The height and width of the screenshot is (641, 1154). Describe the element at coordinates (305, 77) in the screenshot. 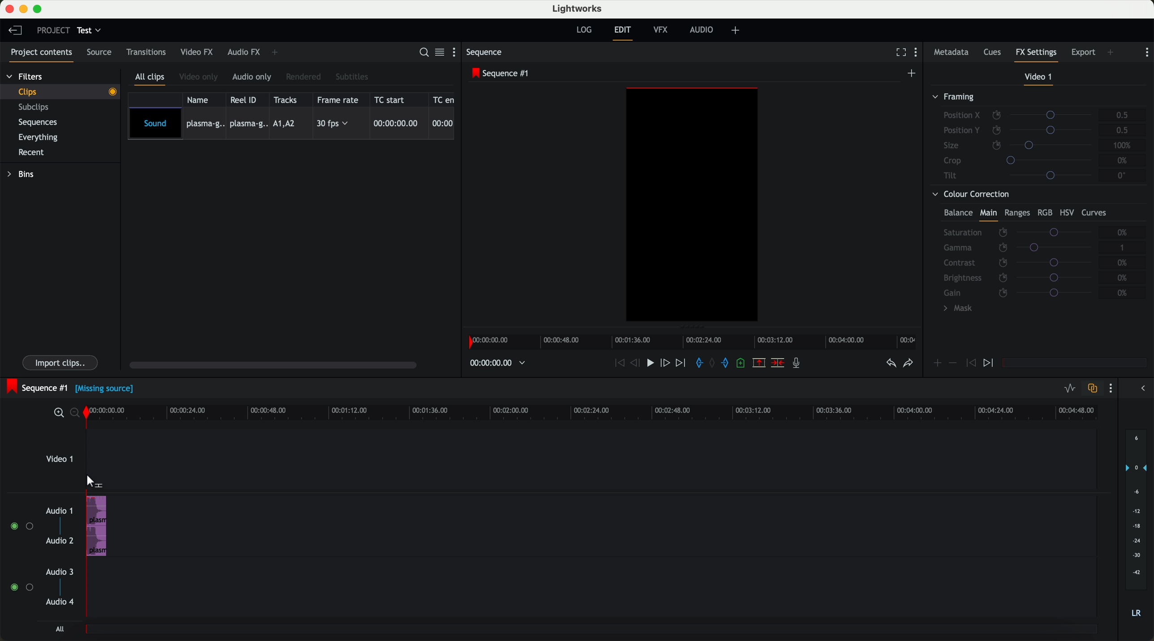

I see `rendered` at that location.